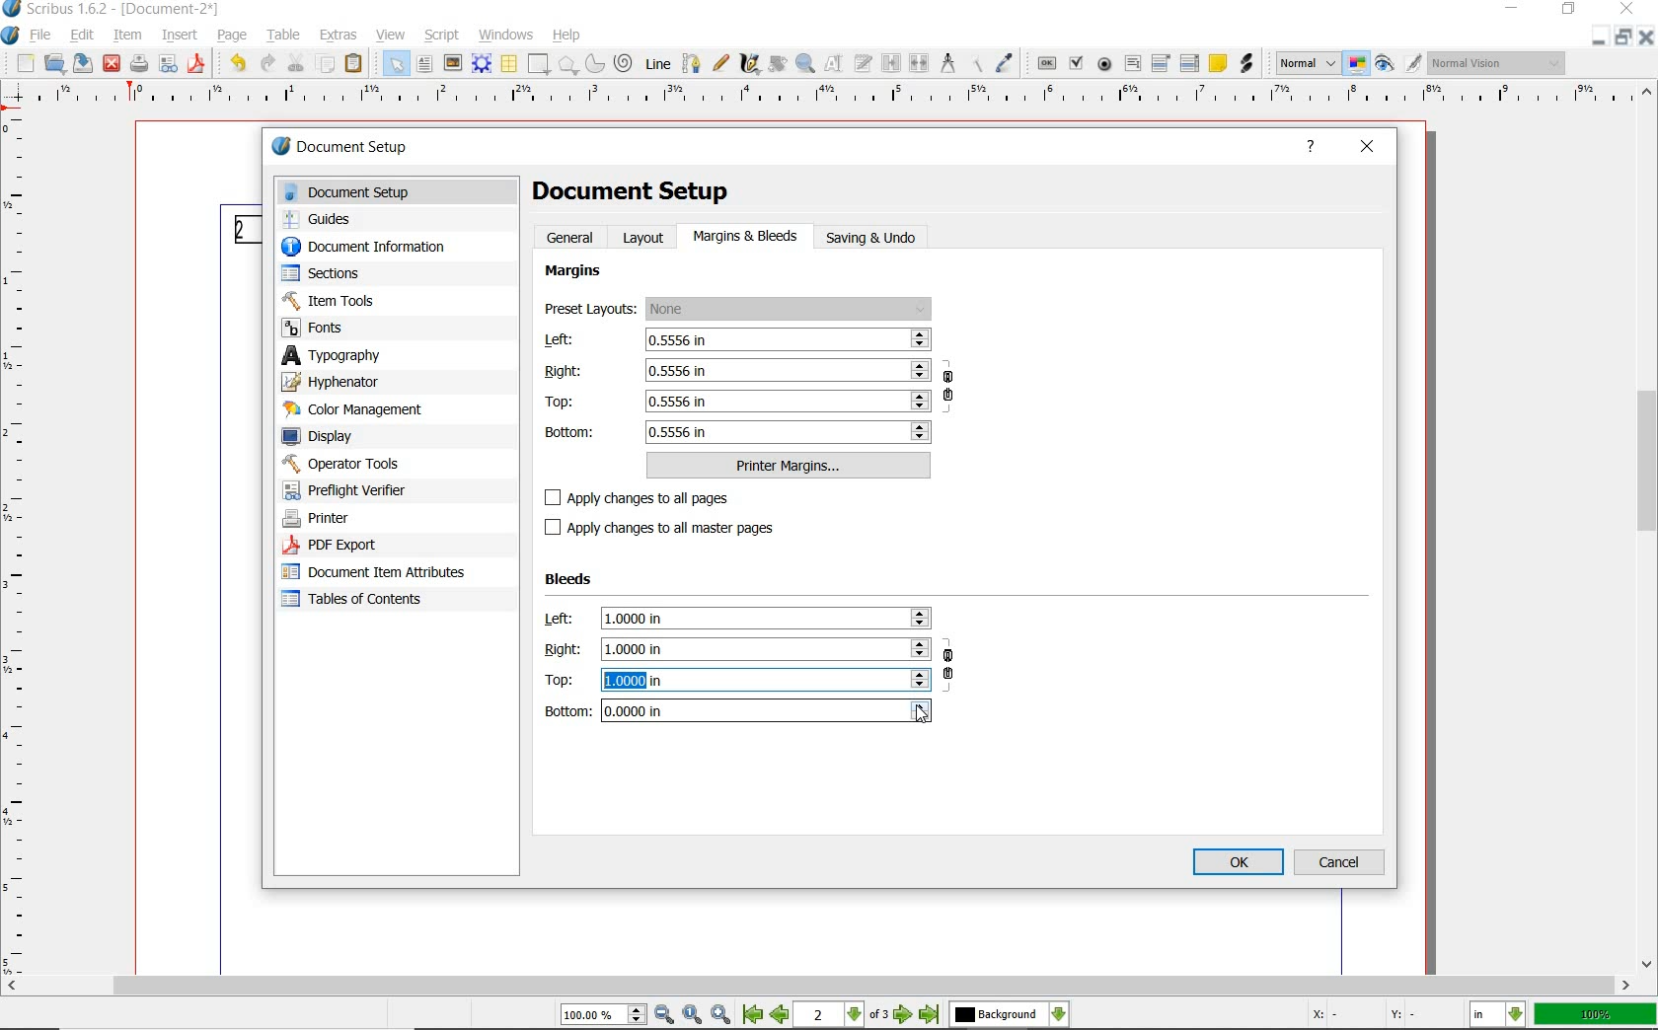 This screenshot has height=1030, width=1658. I want to click on Right, so click(737, 369).